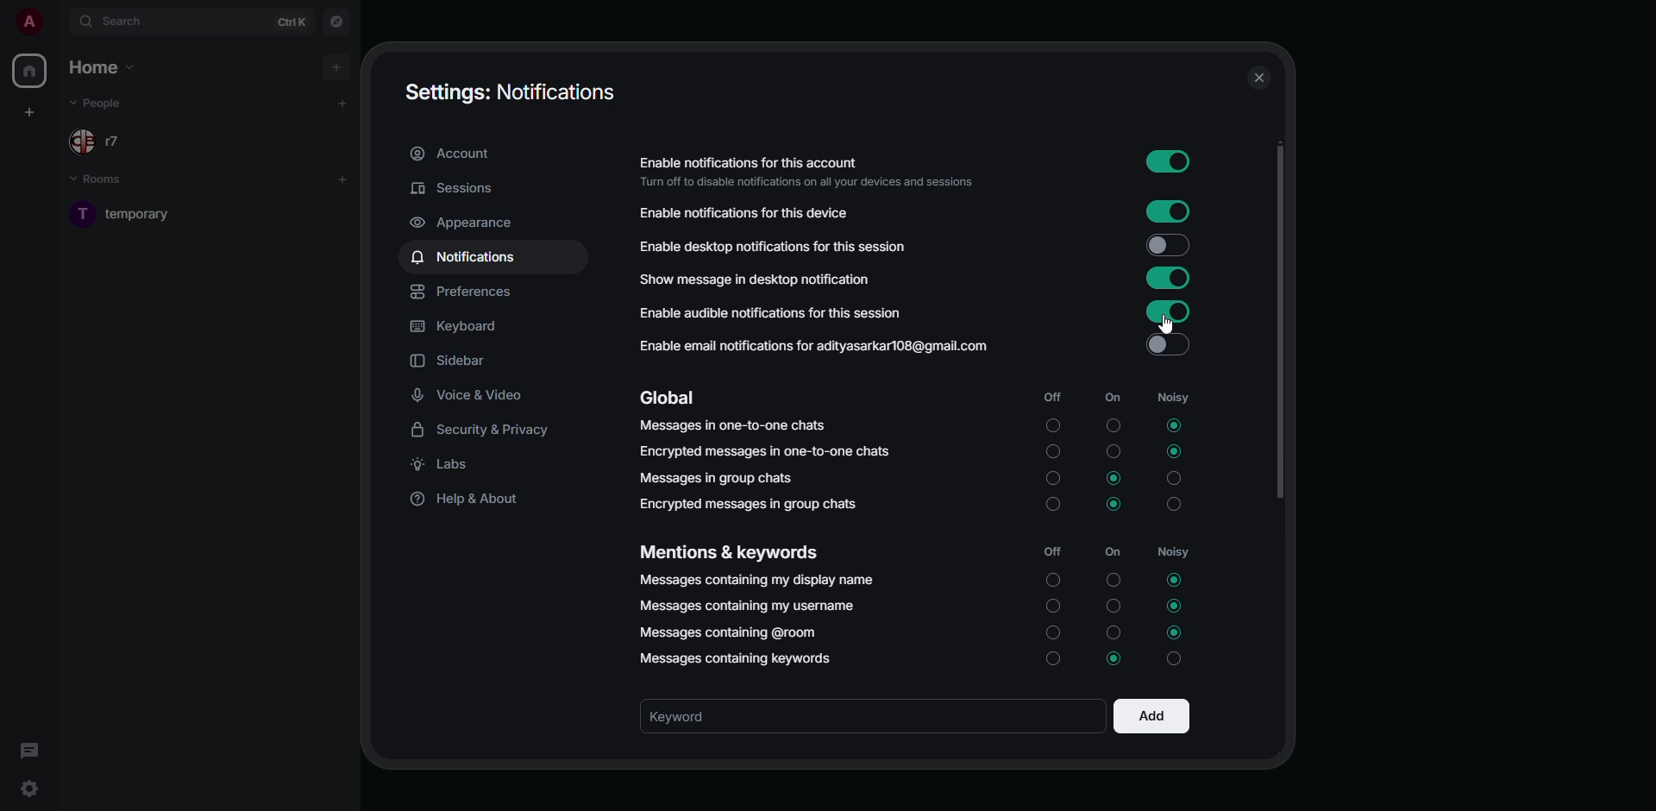 This screenshot has height=811, width=1656. Describe the element at coordinates (749, 606) in the screenshot. I see `messages containing username` at that location.